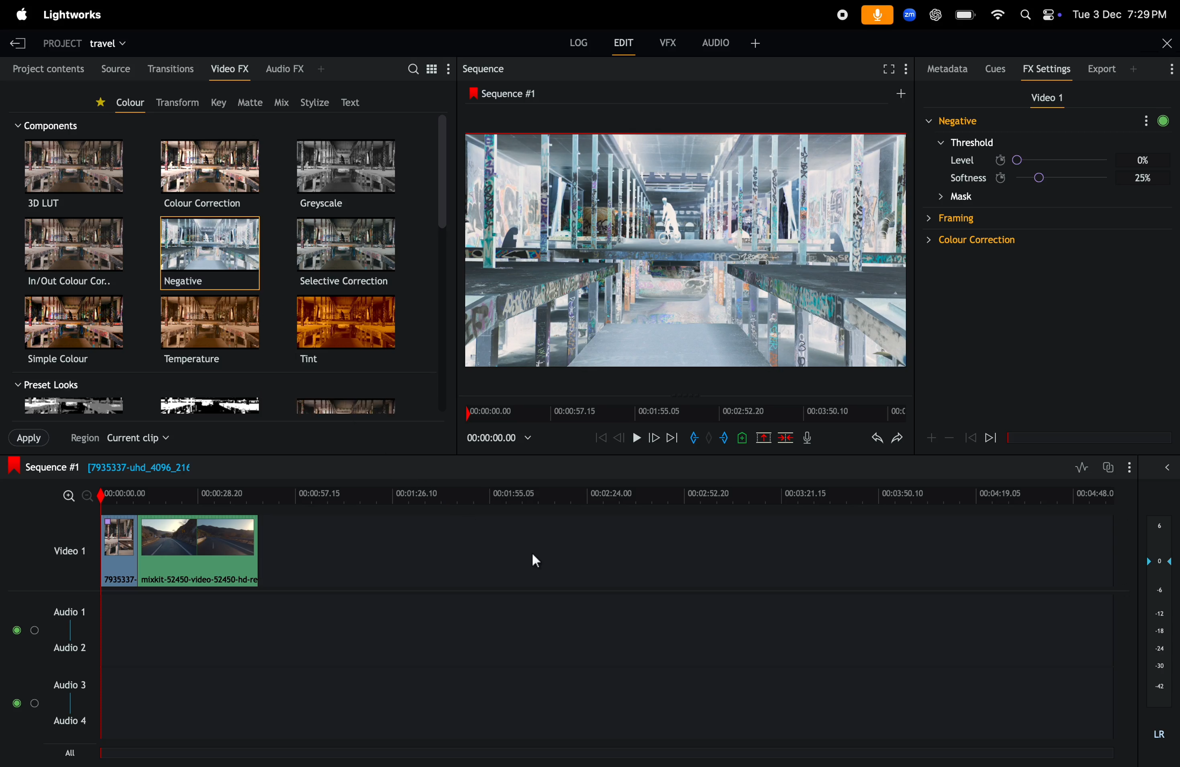 The height and width of the screenshot is (767, 1180). Describe the element at coordinates (181, 101) in the screenshot. I see `transform` at that location.